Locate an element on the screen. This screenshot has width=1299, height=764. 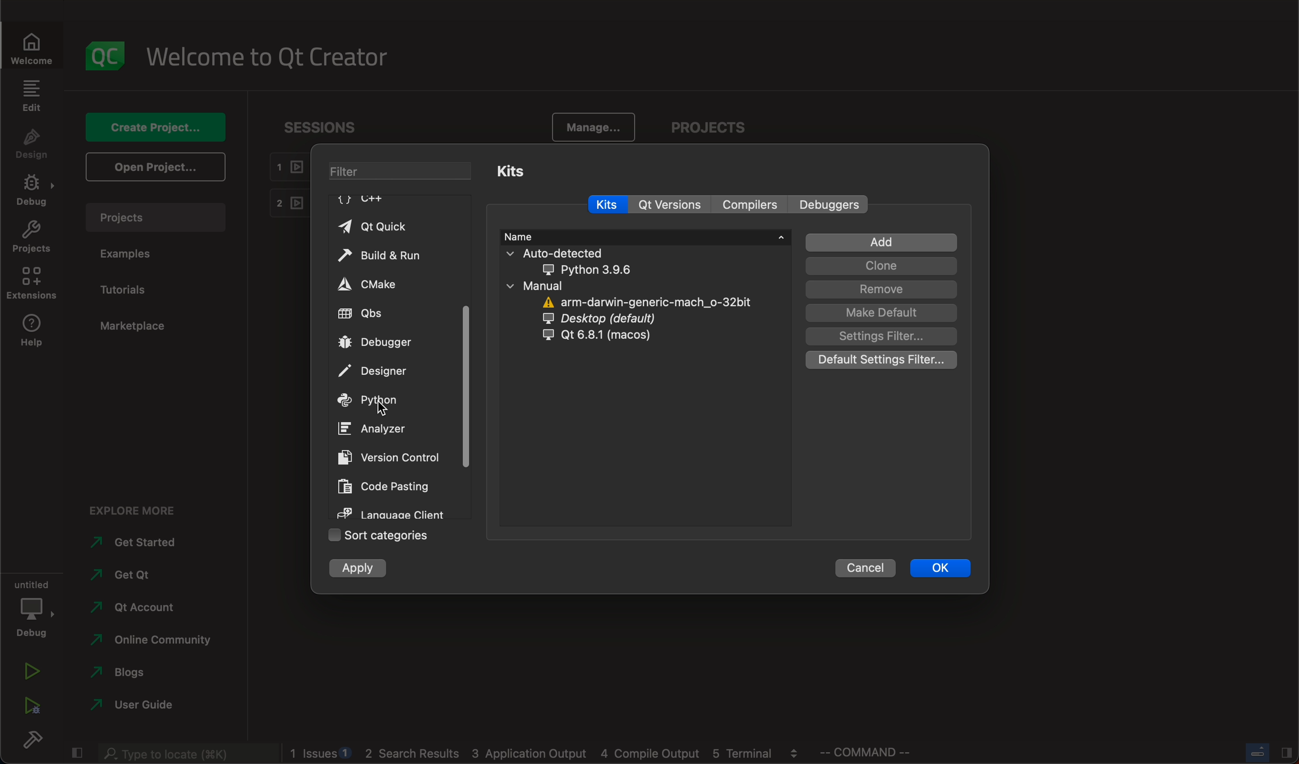
add is located at coordinates (882, 242).